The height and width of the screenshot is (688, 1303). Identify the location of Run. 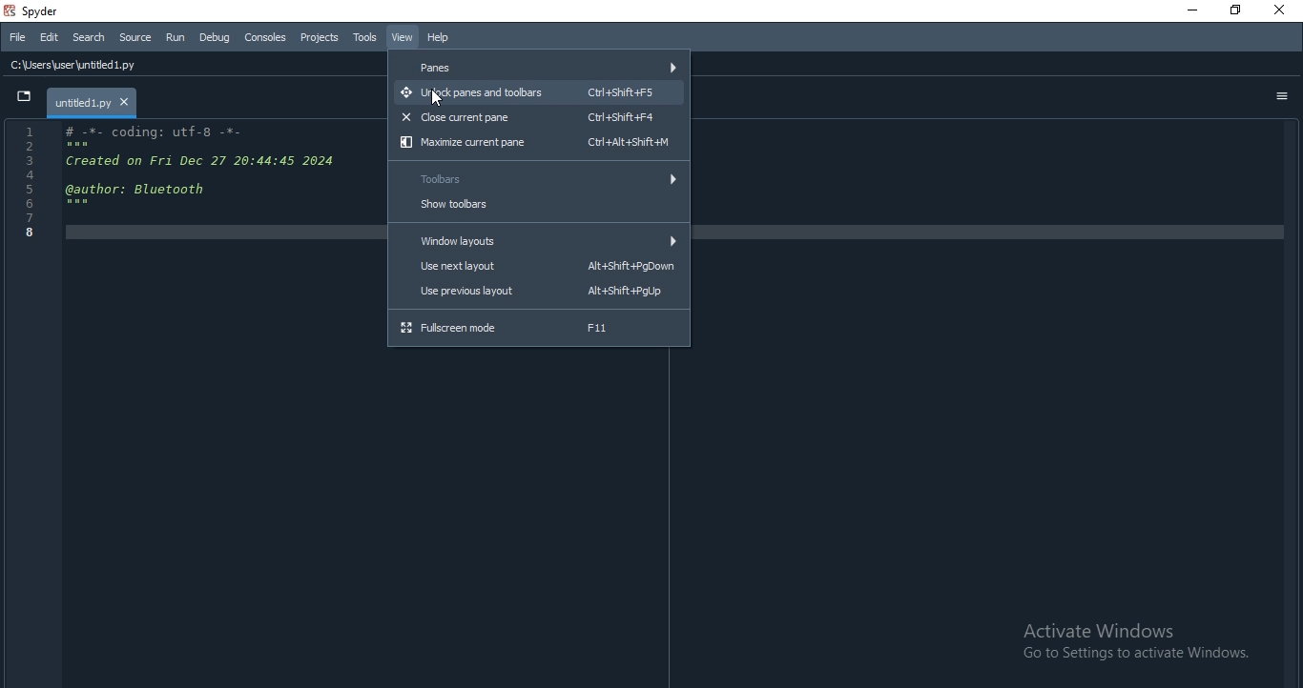
(176, 37).